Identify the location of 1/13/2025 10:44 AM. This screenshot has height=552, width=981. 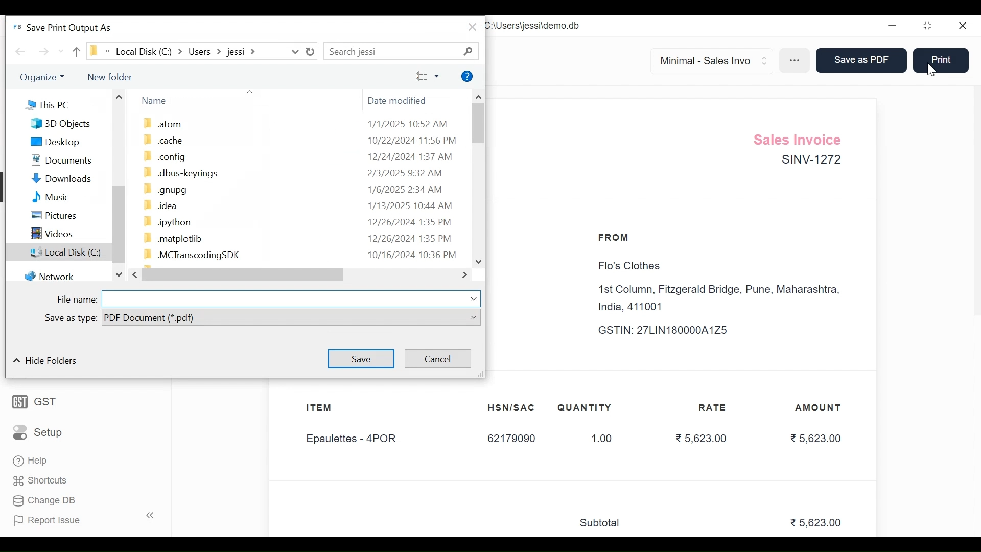
(411, 204).